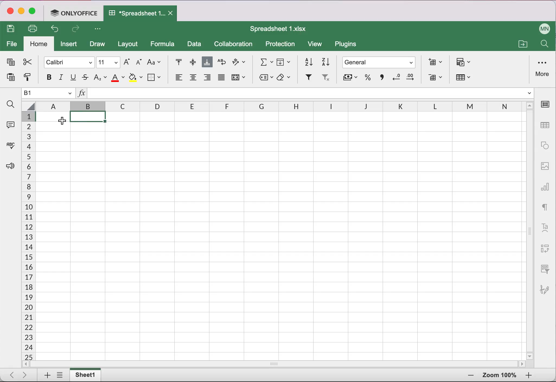 The image size is (556, 382). Describe the element at coordinates (193, 79) in the screenshot. I see `align center` at that location.